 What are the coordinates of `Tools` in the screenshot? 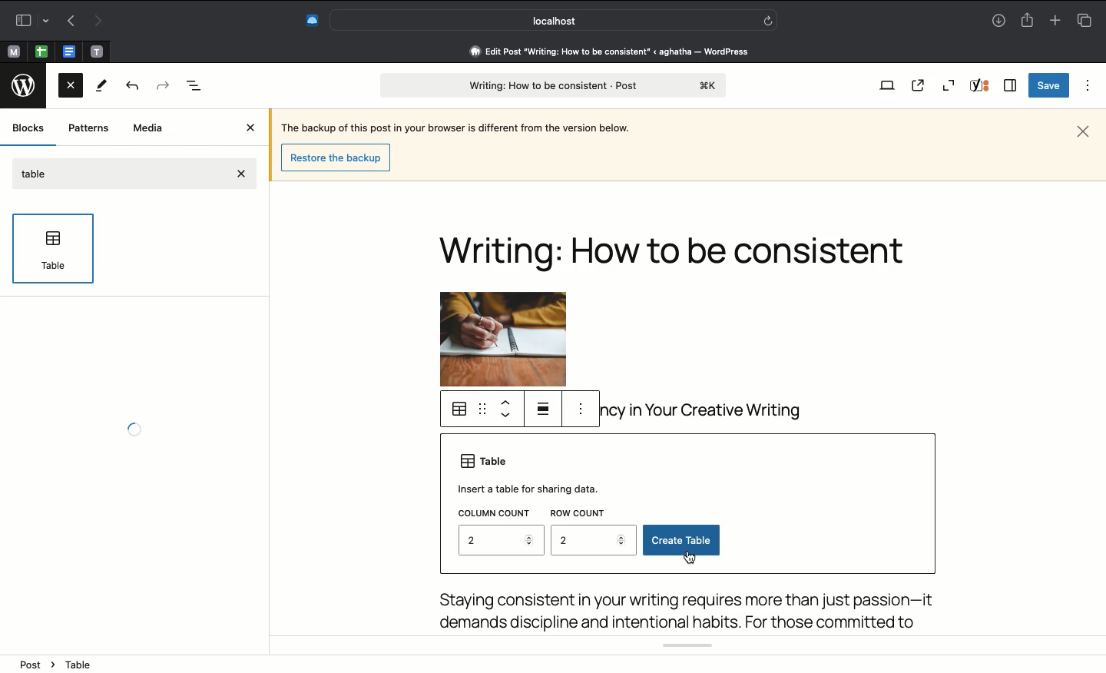 It's located at (103, 85).